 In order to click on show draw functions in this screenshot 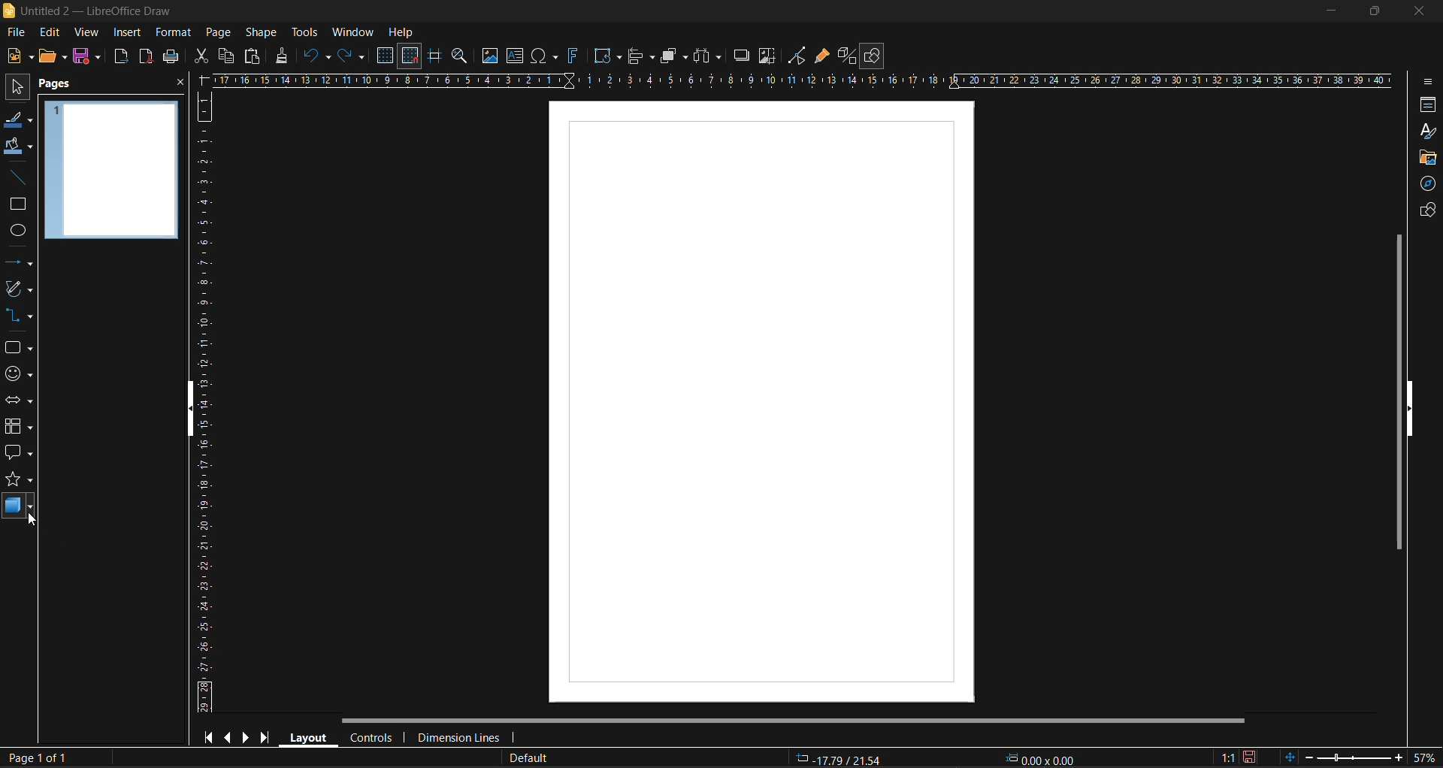, I will do `click(876, 56)`.